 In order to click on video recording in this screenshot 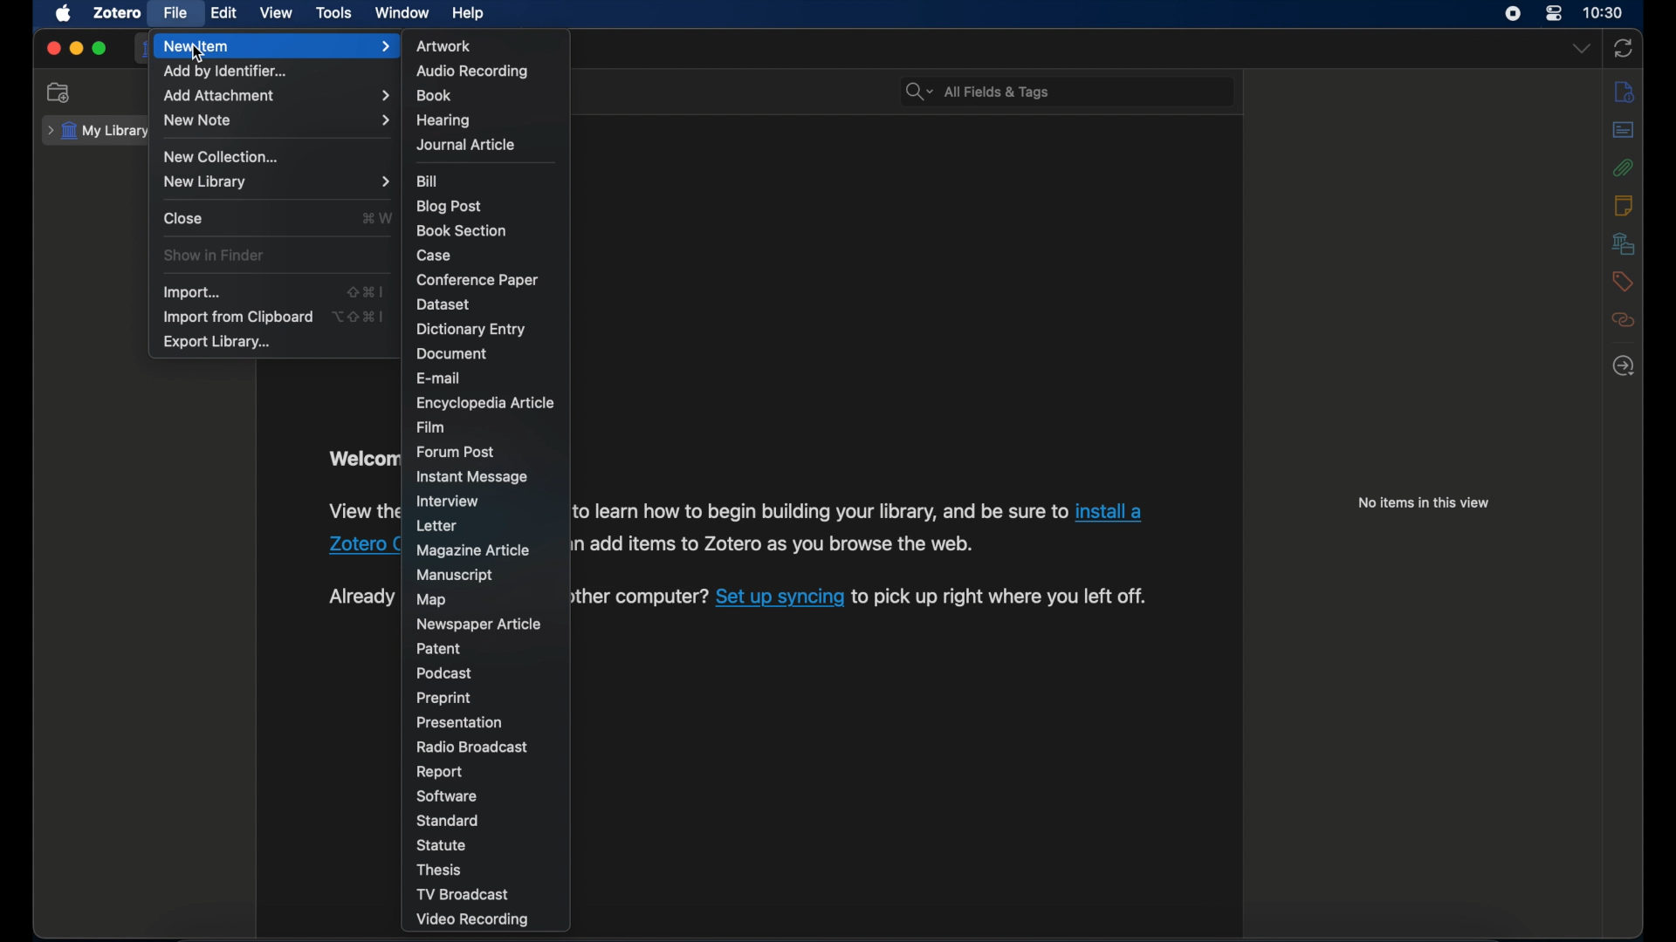, I will do `click(472, 919)`.